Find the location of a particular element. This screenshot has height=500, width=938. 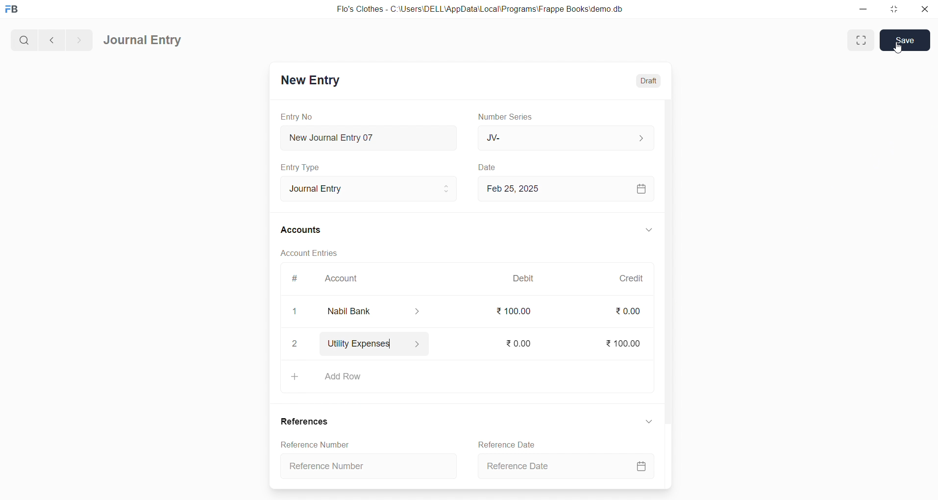

navigate forward is located at coordinates (79, 39).